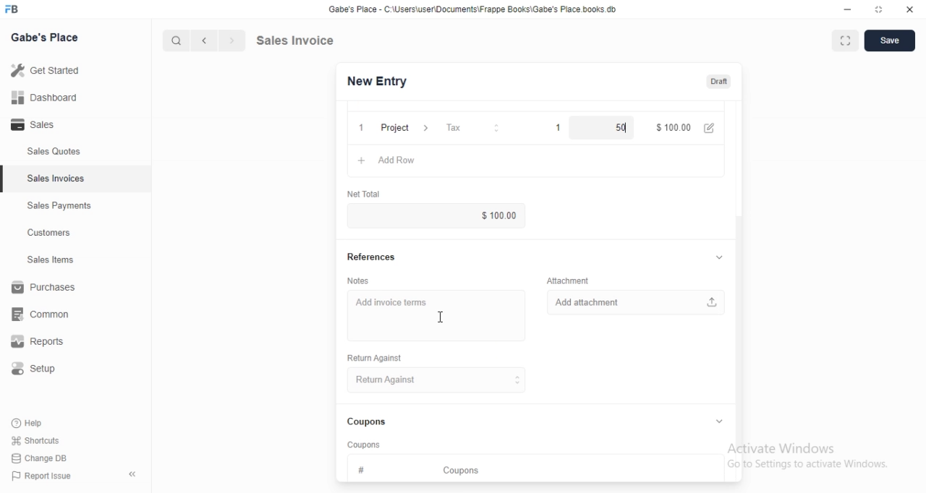 Image resolution: width=926 pixels, height=493 pixels. Describe the element at coordinates (50, 102) in the screenshot. I see `all Dashboard` at that location.